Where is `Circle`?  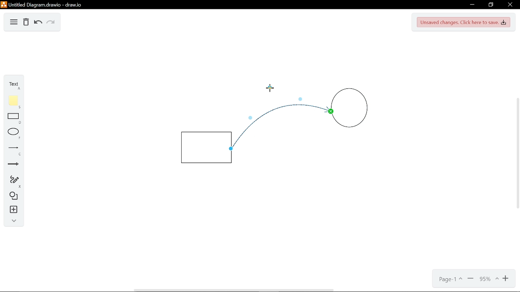
Circle is located at coordinates (349, 111).